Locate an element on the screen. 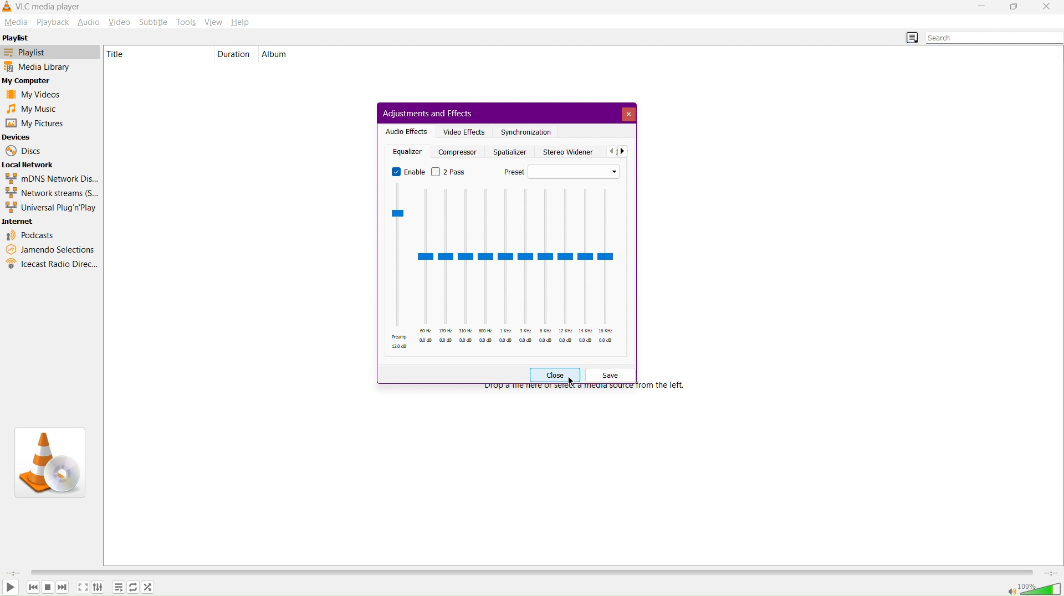  Options is located at coordinates (117, 587).